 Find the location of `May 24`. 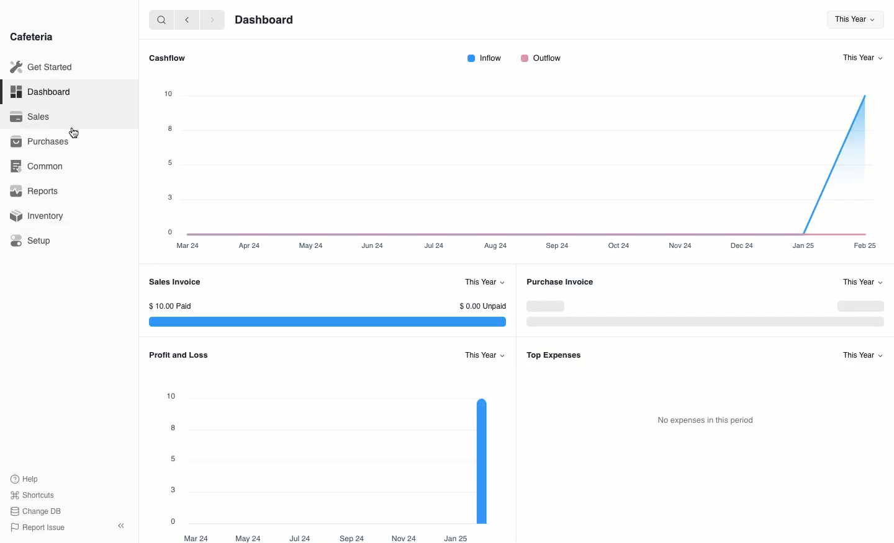

May 24 is located at coordinates (247, 537).